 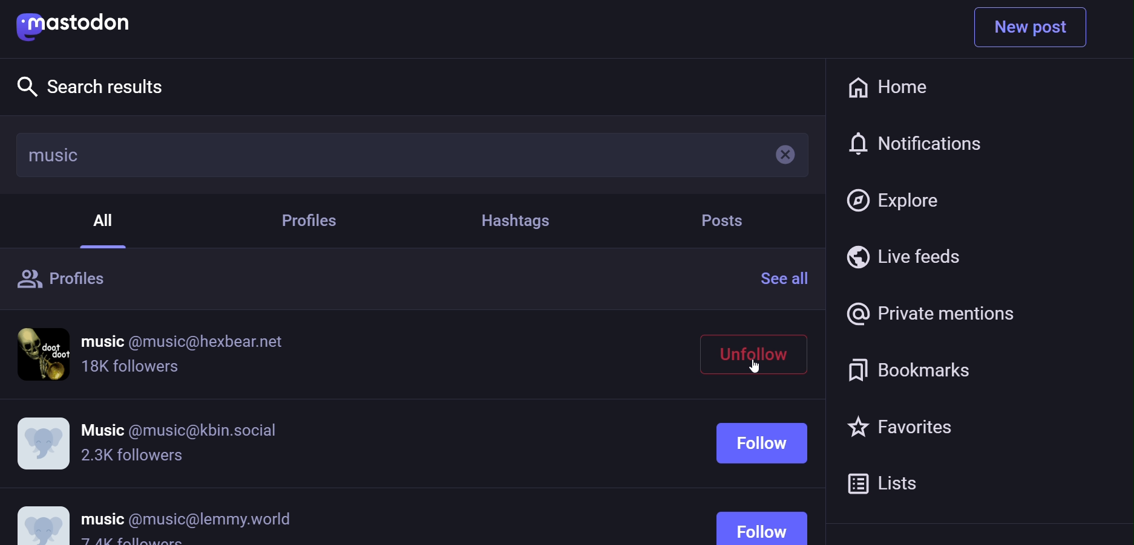 I want to click on display picture, so click(x=42, y=518).